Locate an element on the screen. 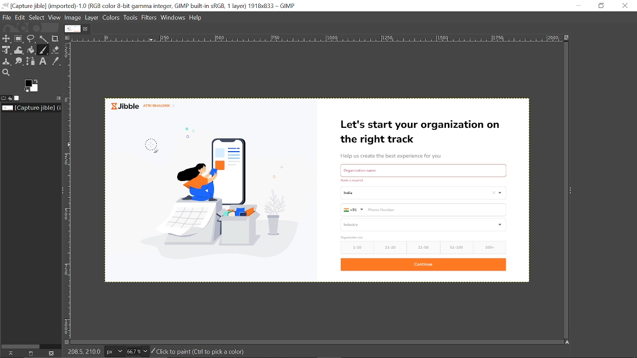  Colors is located at coordinates (112, 18).